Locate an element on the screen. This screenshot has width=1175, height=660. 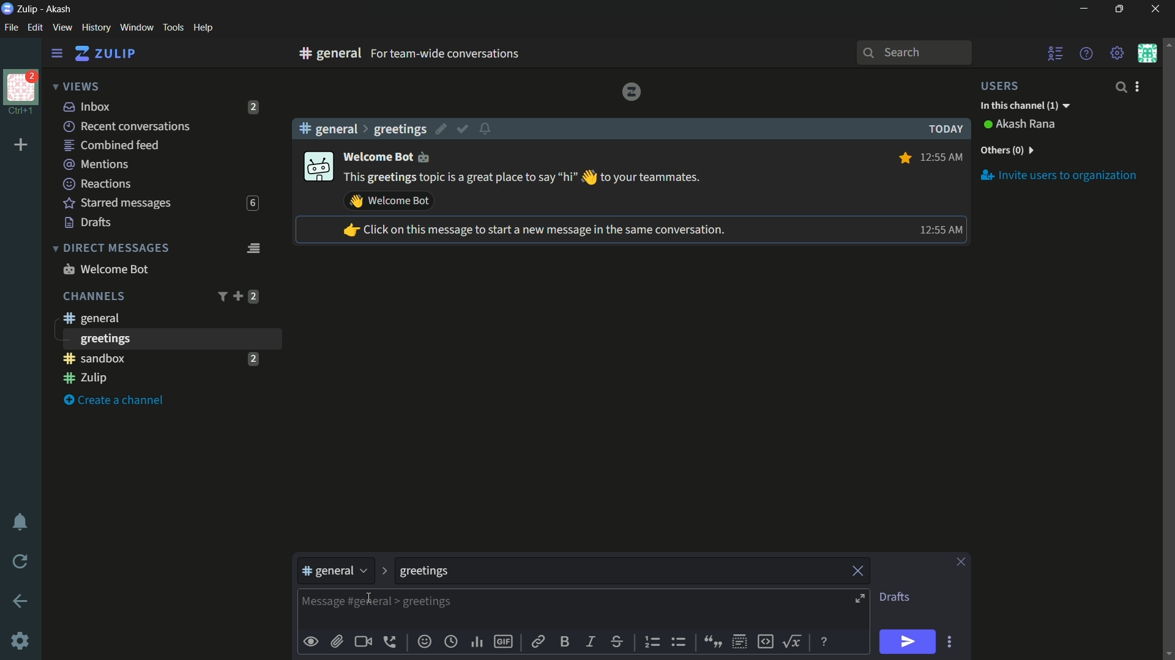
suggesting name to tag is located at coordinates (412, 576).